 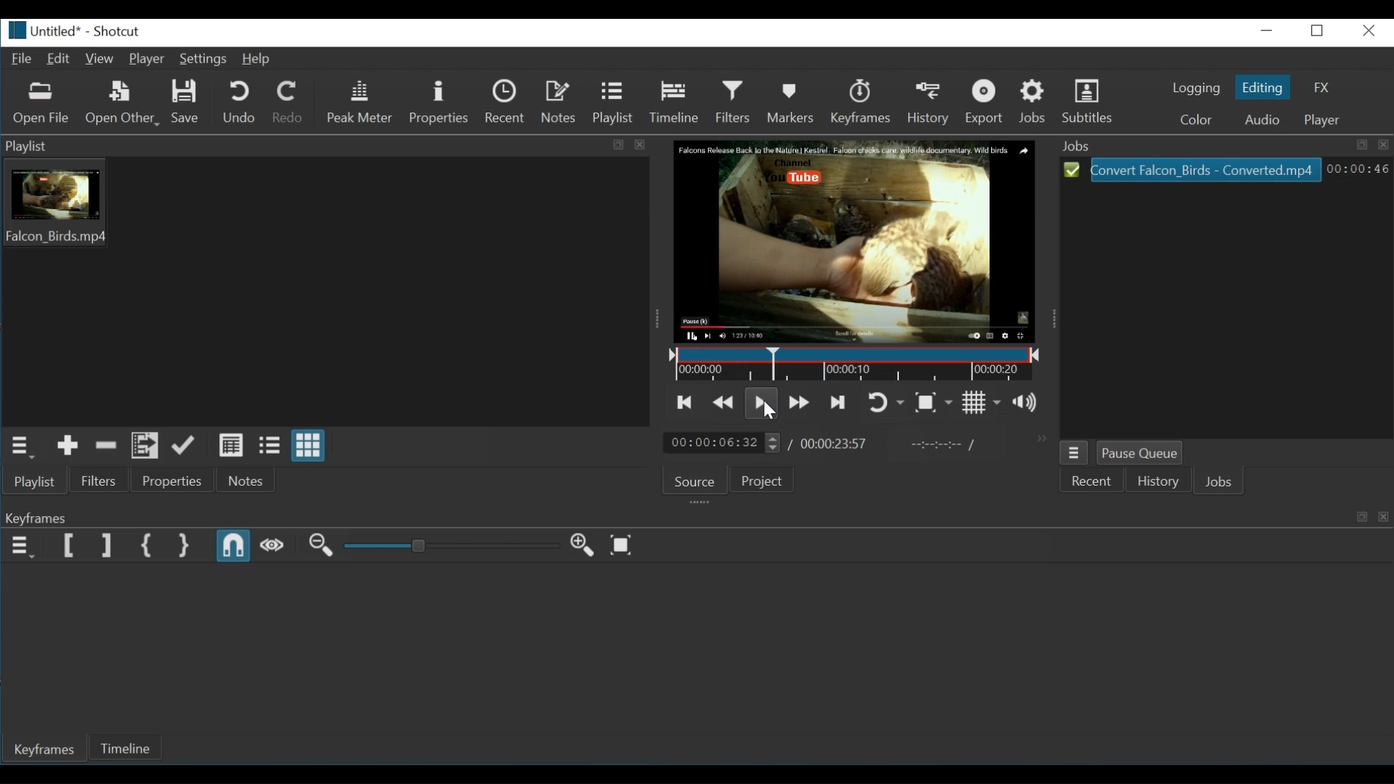 I want to click on Convert Falcon_Birds - Converted.mp4, so click(x=1206, y=168).